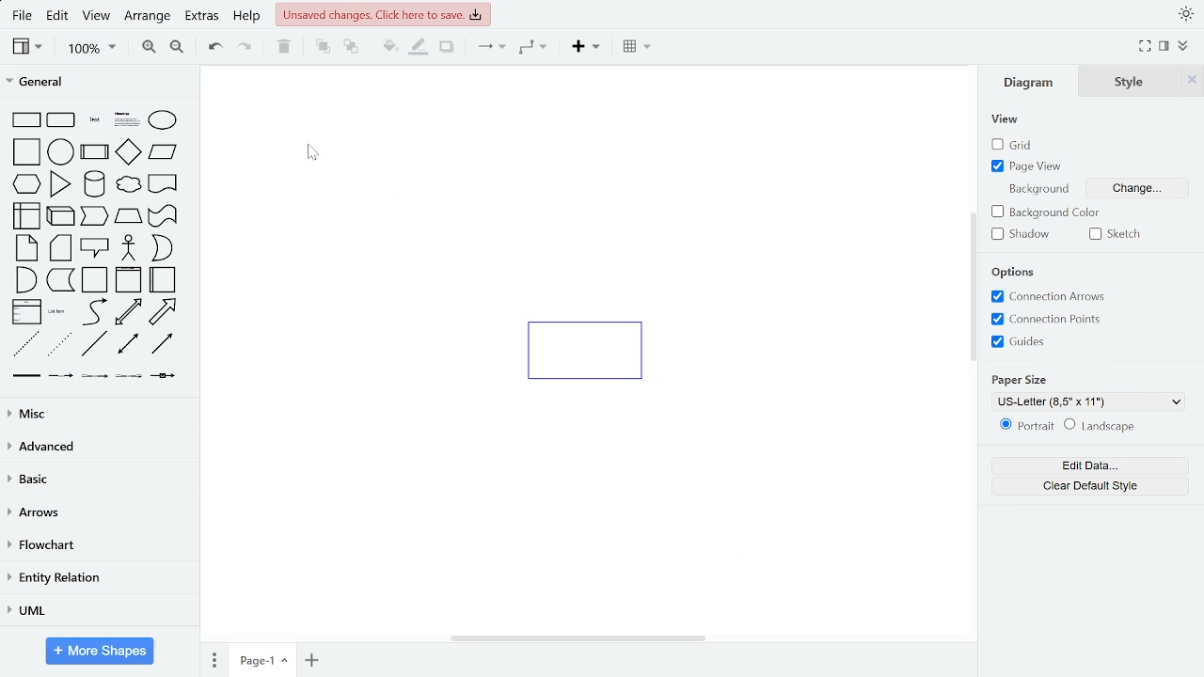 The width and height of the screenshot is (1204, 677). What do you see at coordinates (1006, 119) in the screenshot?
I see `view` at bounding box center [1006, 119].